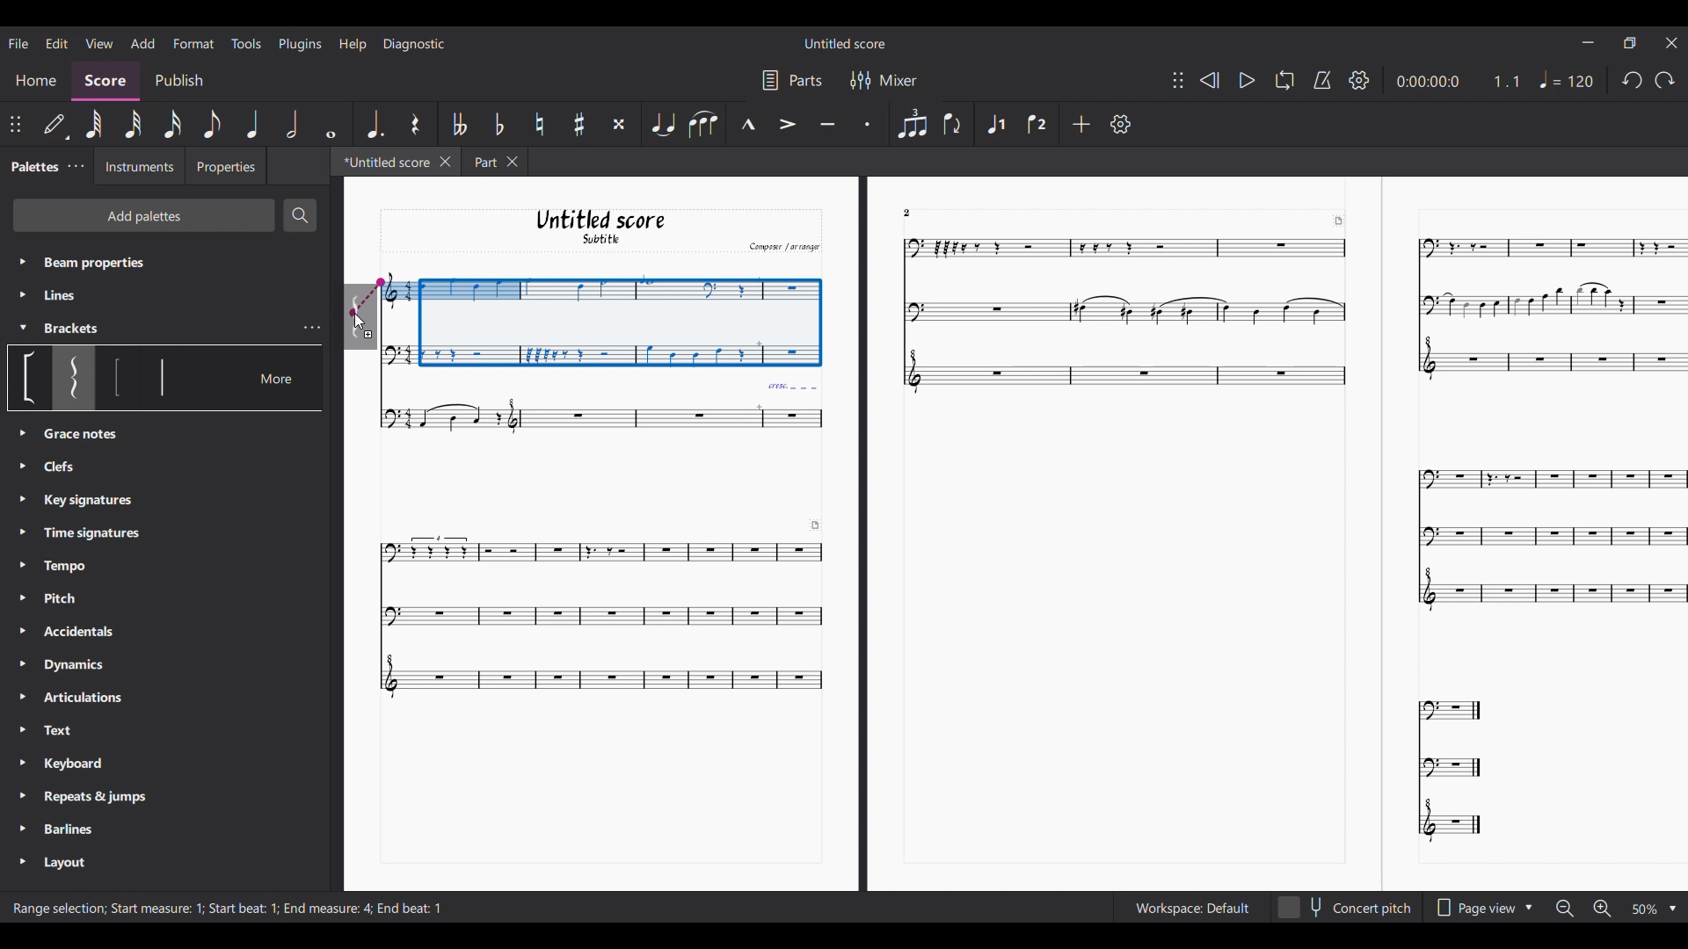 The height and width of the screenshot is (949, 1688). Describe the element at coordinates (607, 420) in the screenshot. I see `` at that location.